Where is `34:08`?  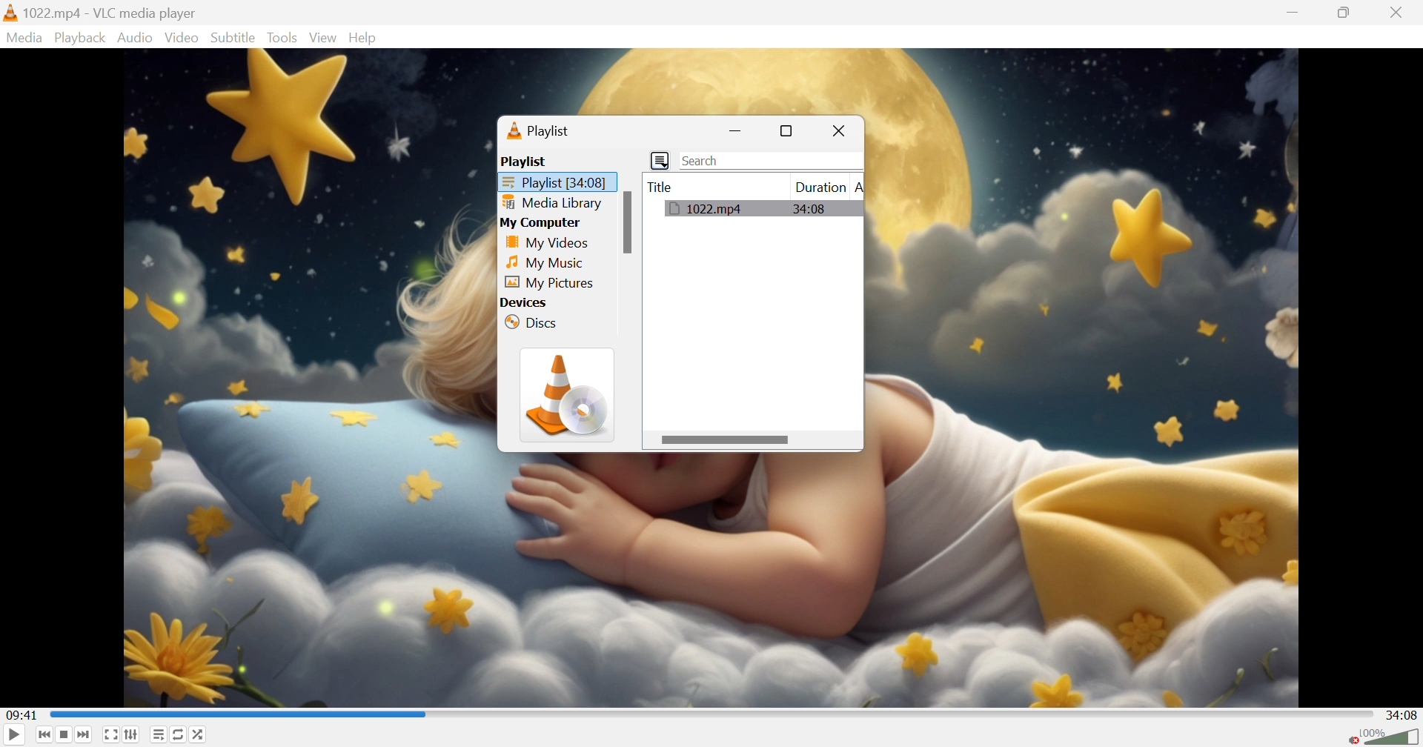 34:08 is located at coordinates (812, 208).